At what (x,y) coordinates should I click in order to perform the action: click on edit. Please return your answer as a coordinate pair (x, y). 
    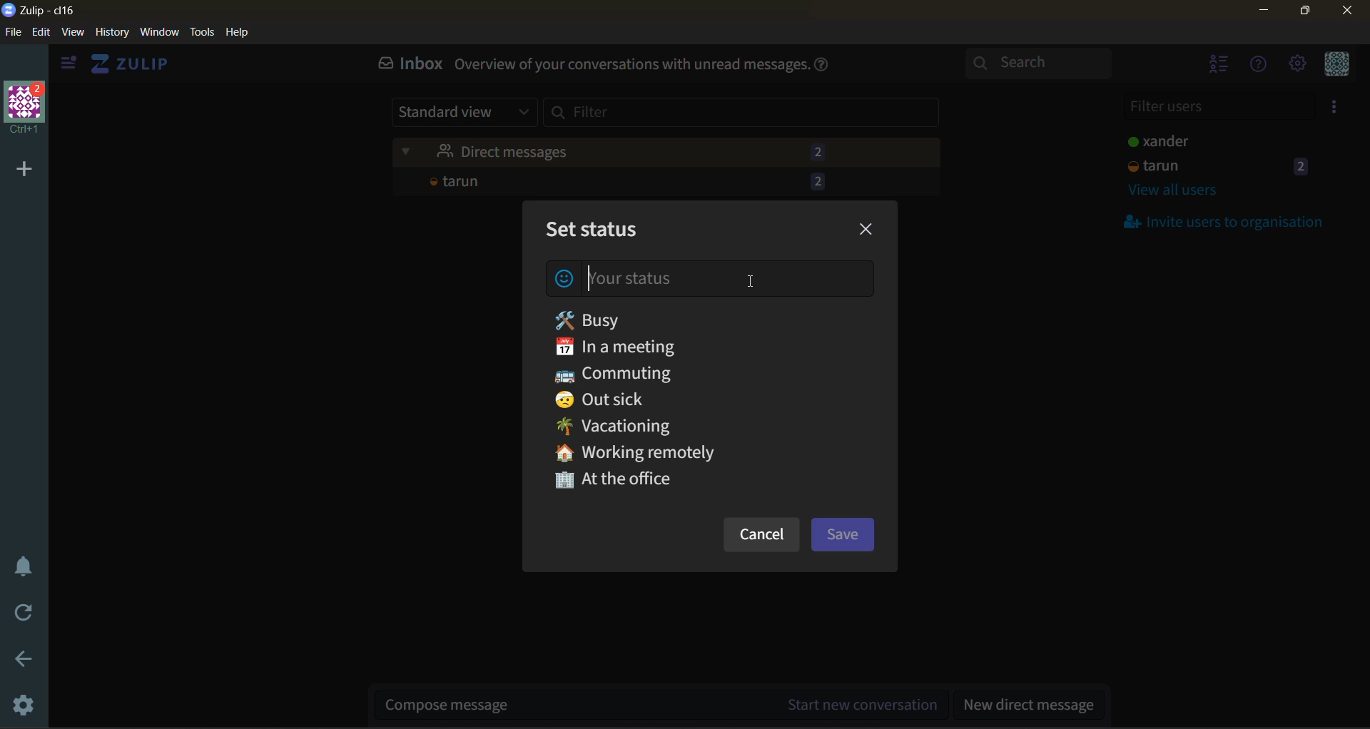
    Looking at the image, I should click on (45, 33).